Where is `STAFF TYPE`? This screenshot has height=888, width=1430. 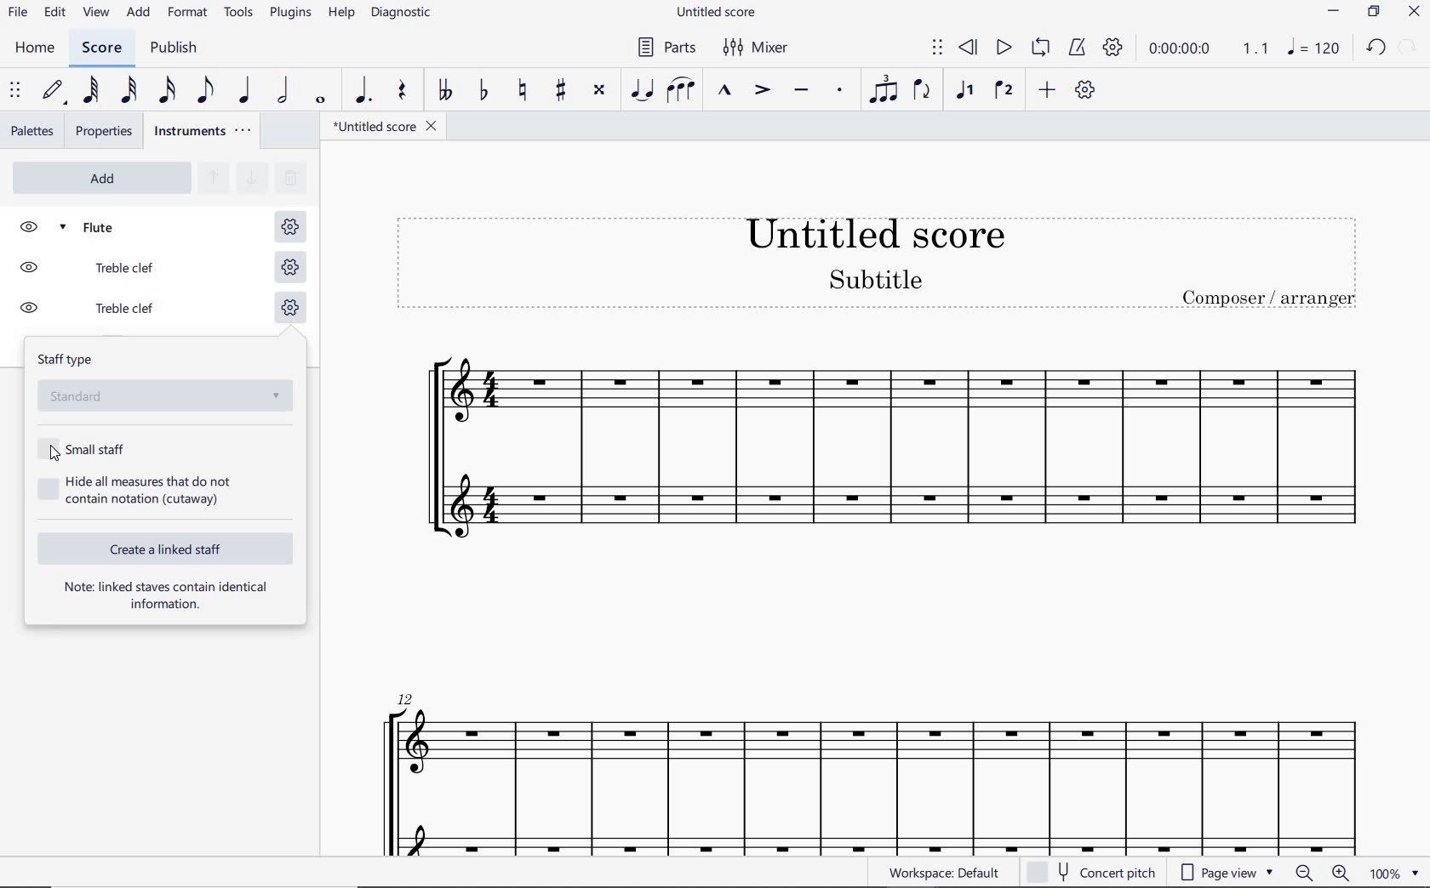 STAFF TYPE is located at coordinates (168, 384).